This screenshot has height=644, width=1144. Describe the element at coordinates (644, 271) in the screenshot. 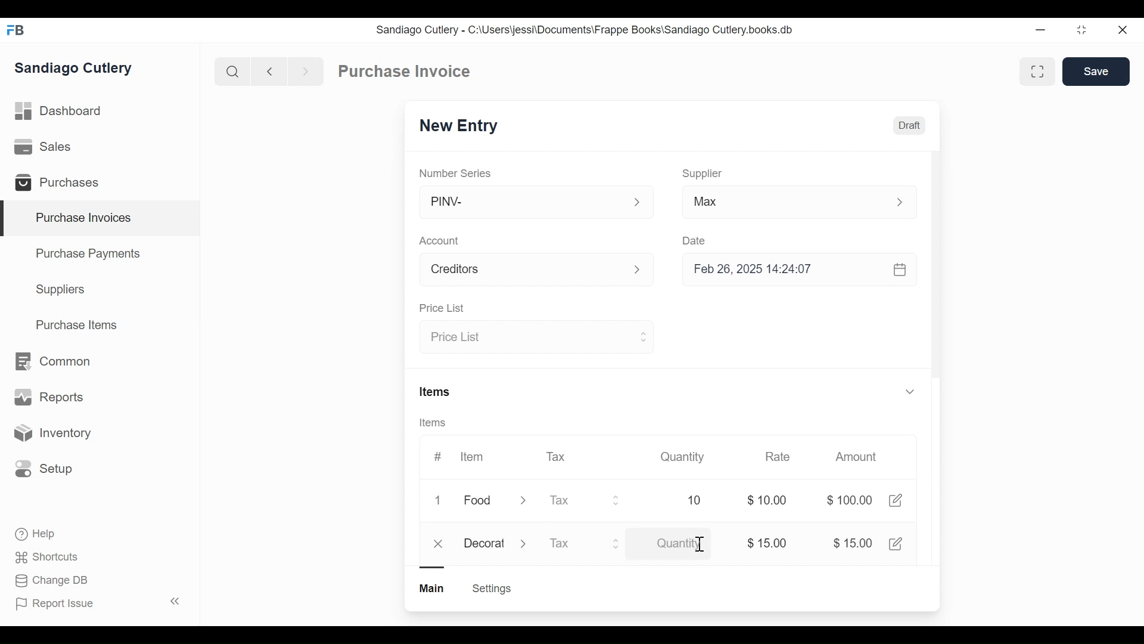

I see `Expand` at that location.